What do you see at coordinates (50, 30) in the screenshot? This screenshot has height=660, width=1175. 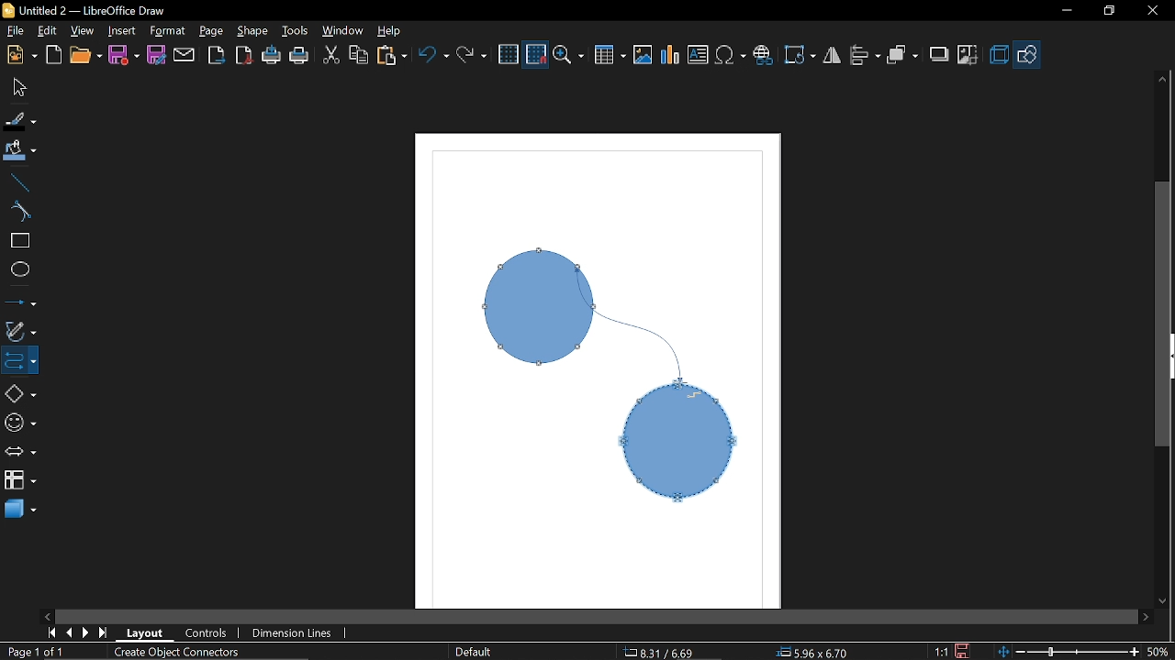 I see `edit` at bounding box center [50, 30].